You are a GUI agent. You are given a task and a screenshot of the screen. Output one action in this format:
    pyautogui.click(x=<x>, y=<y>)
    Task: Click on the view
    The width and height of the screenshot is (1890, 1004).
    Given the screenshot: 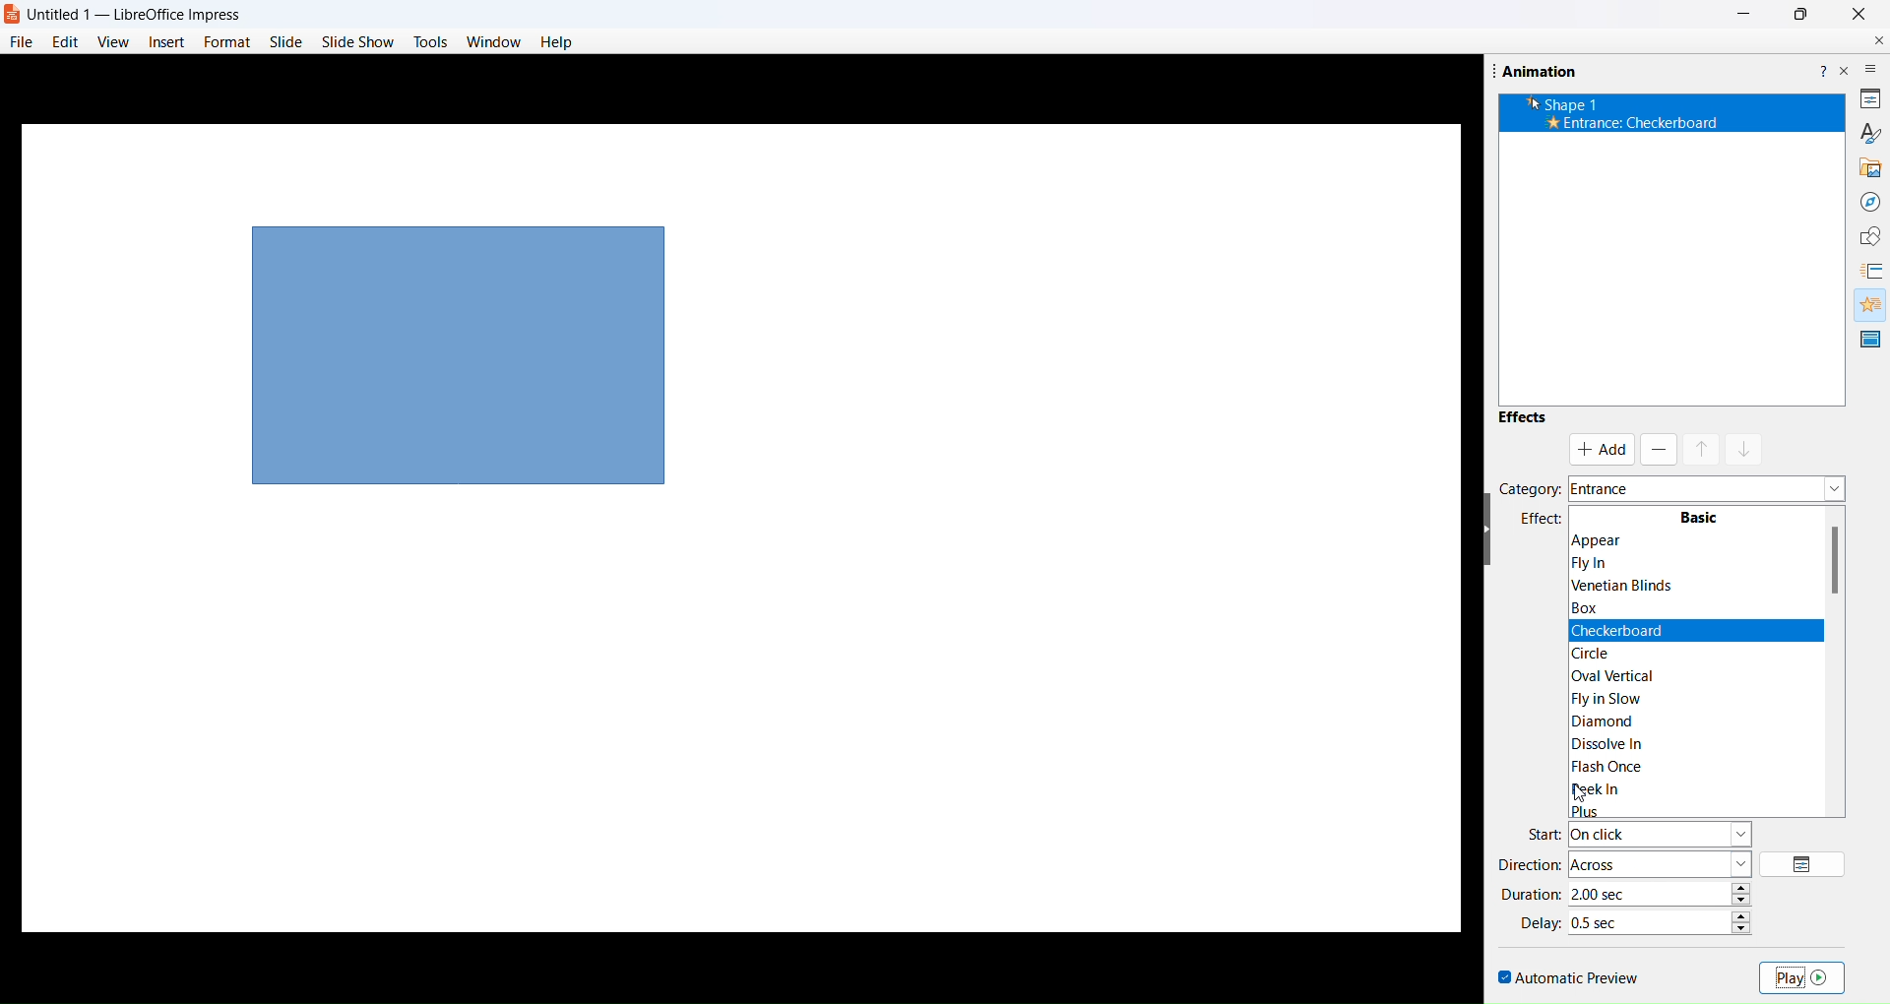 What is the action you would take?
    pyautogui.click(x=112, y=42)
    